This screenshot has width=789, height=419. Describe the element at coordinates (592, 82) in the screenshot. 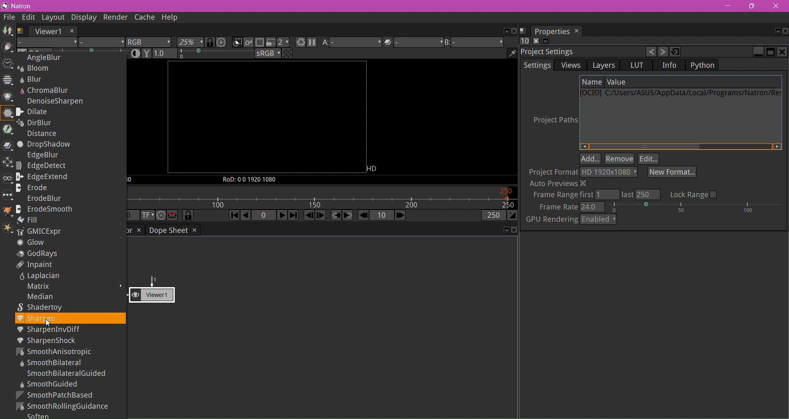

I see `Name` at that location.